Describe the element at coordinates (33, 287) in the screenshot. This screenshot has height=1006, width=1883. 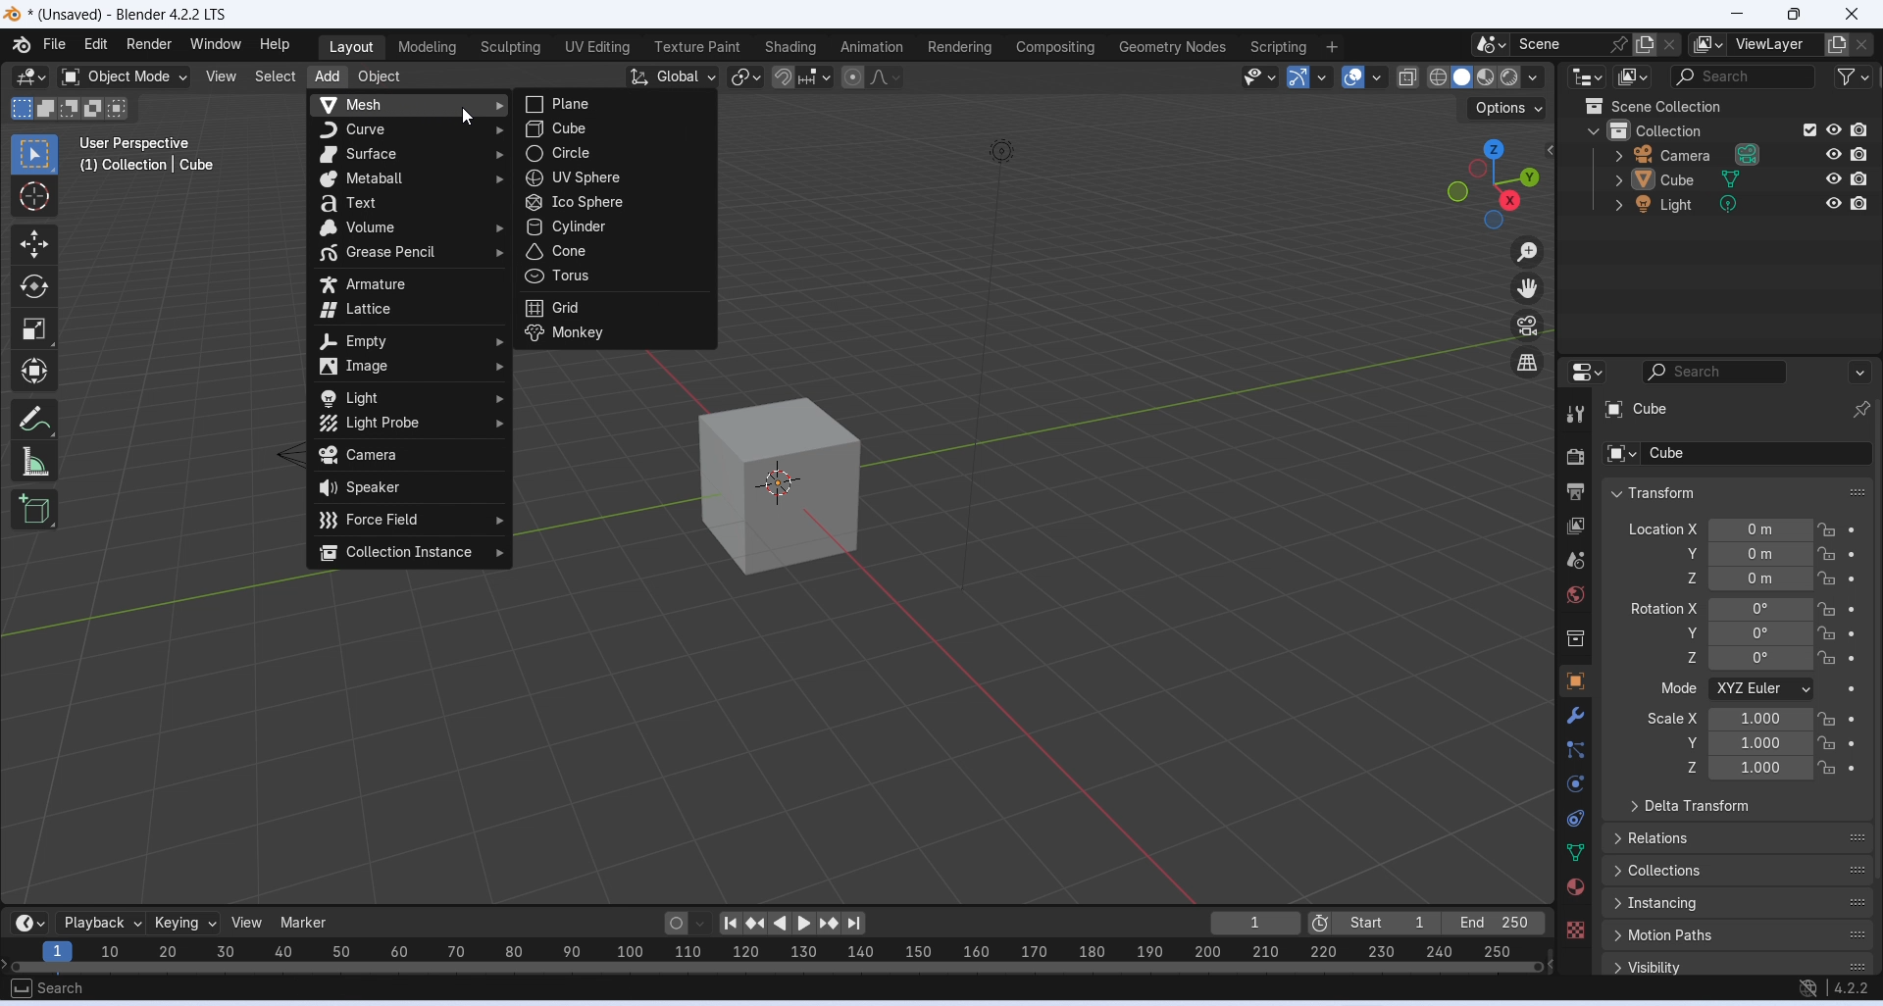
I see `Rotate` at that location.